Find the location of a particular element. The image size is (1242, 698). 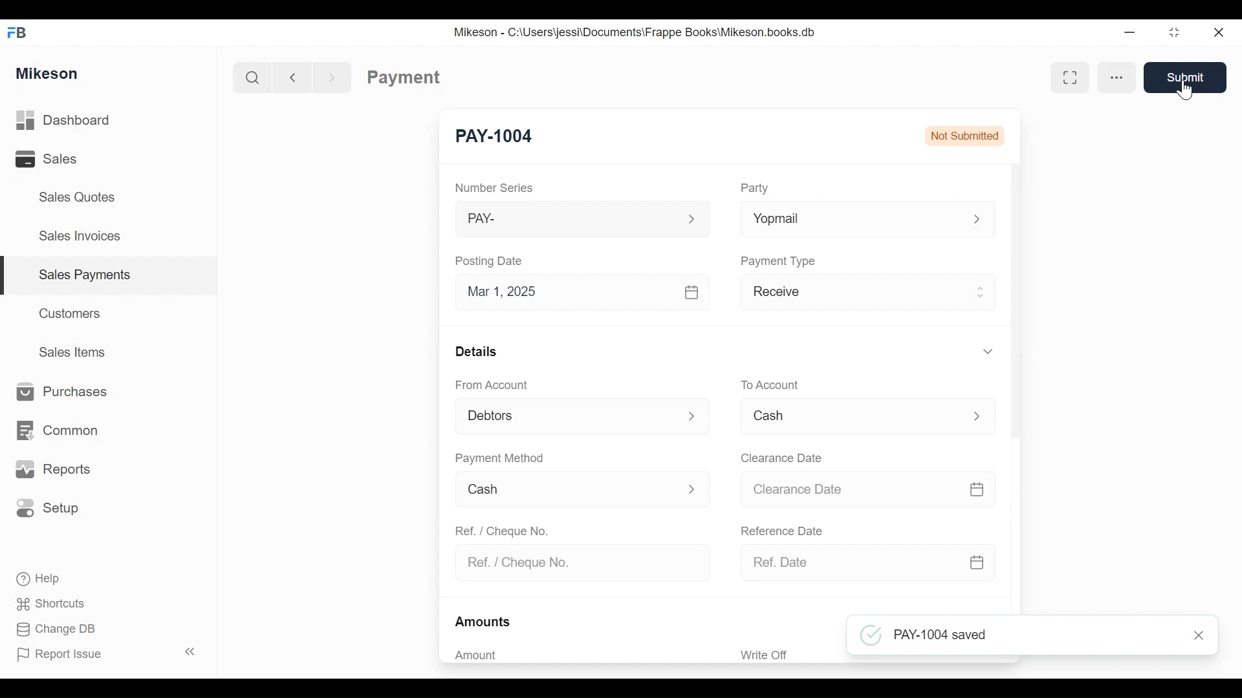

Purchases is located at coordinates (61, 392).